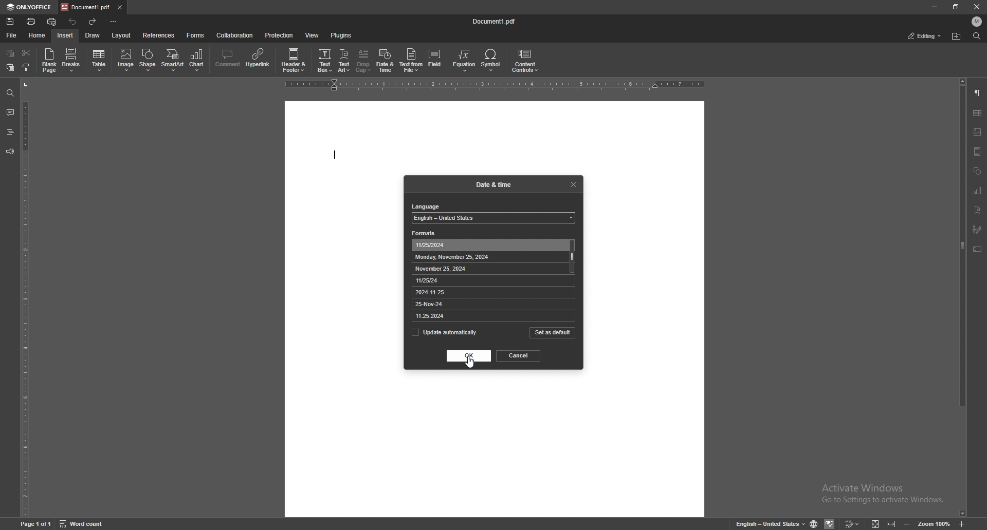 The width and height of the screenshot is (987, 530). I want to click on find, so click(977, 36).